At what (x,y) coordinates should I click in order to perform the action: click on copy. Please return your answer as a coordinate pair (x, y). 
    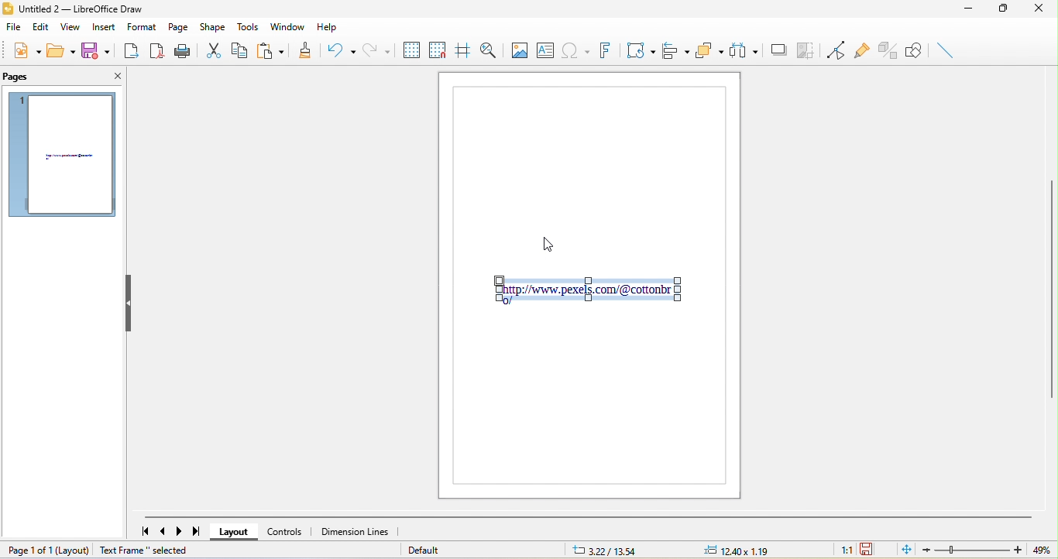
    Looking at the image, I should click on (235, 50).